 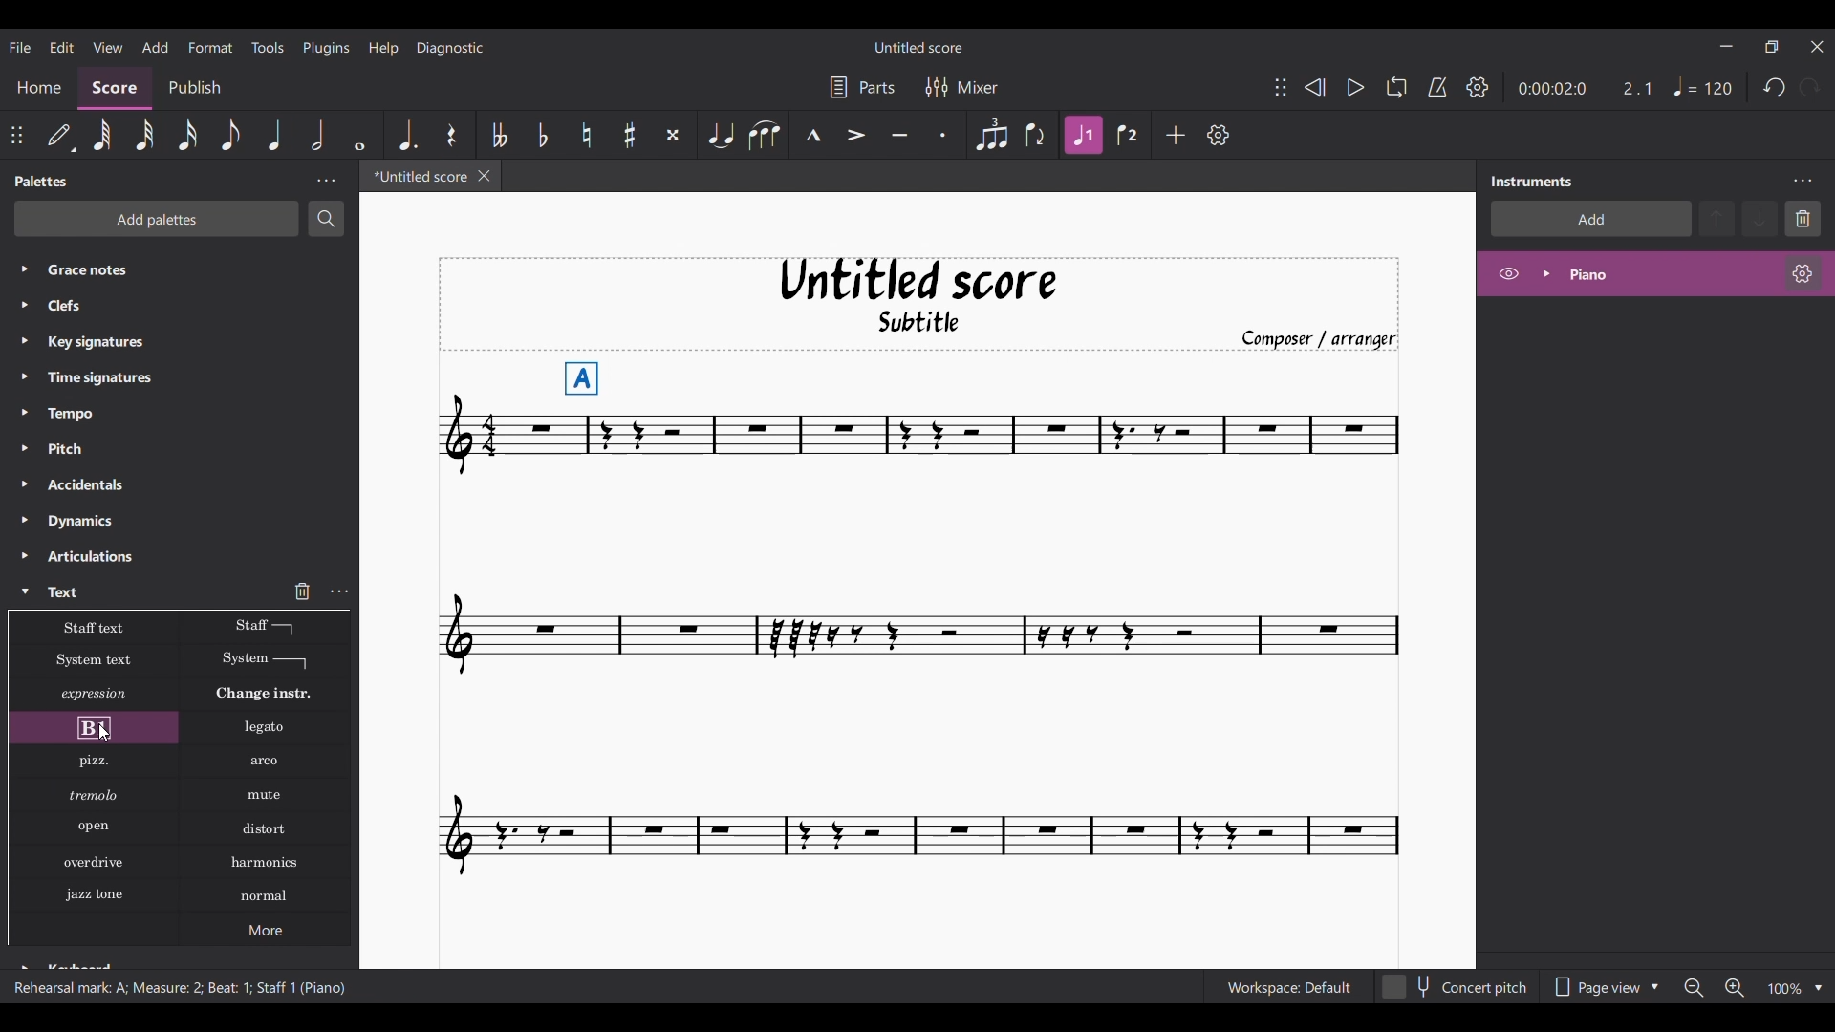 What do you see at coordinates (900, 135) in the screenshot?
I see `Tenuto` at bounding box center [900, 135].